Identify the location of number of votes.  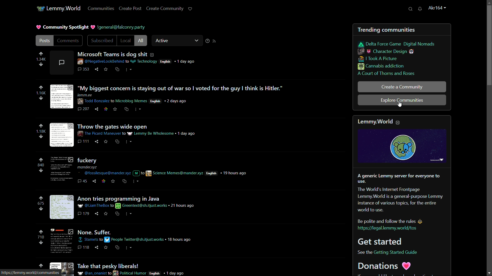
(40, 93).